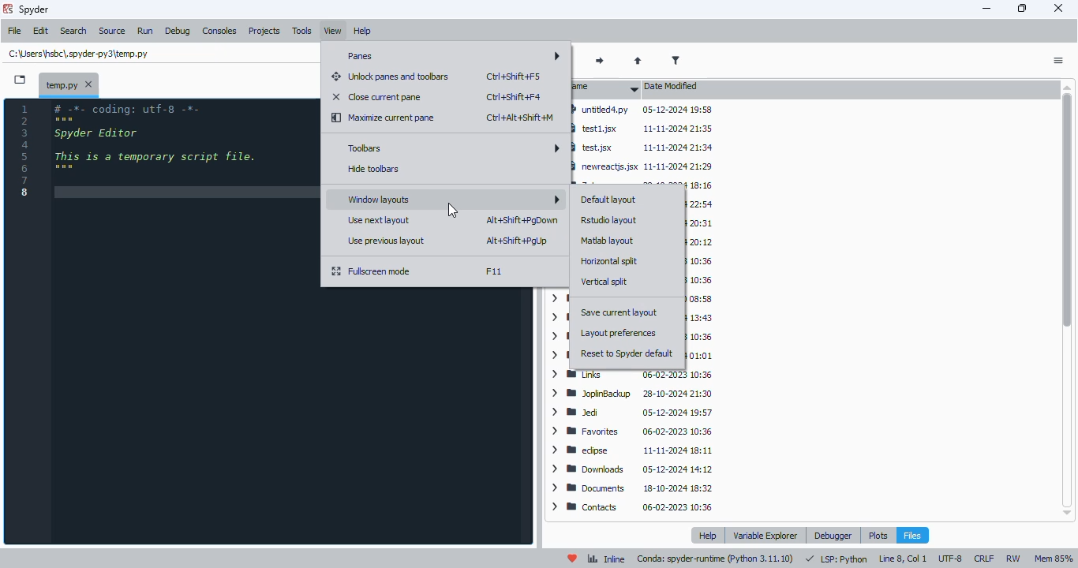 This screenshot has height=568, width=1078. What do you see at coordinates (1013, 558) in the screenshot?
I see `RW` at bounding box center [1013, 558].